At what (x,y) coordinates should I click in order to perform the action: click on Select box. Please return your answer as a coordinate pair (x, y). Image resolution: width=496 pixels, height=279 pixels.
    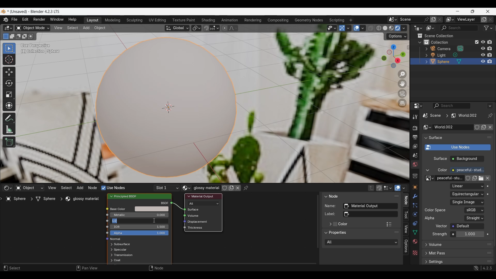
    Looking at the image, I should click on (9, 49).